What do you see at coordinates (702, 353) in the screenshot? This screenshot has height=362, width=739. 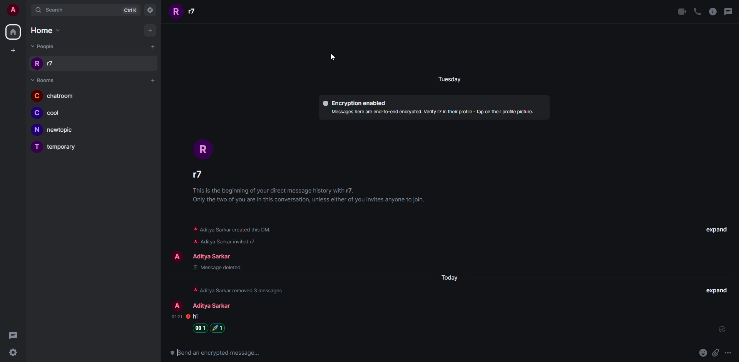 I see `emoji` at bounding box center [702, 353].